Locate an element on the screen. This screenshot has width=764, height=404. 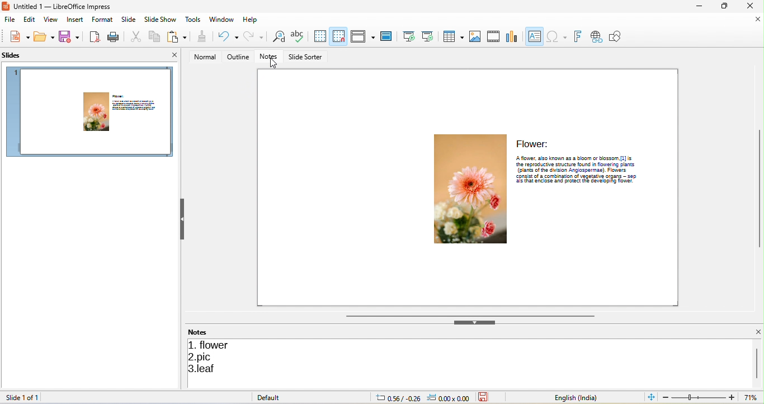
normal is located at coordinates (205, 57).